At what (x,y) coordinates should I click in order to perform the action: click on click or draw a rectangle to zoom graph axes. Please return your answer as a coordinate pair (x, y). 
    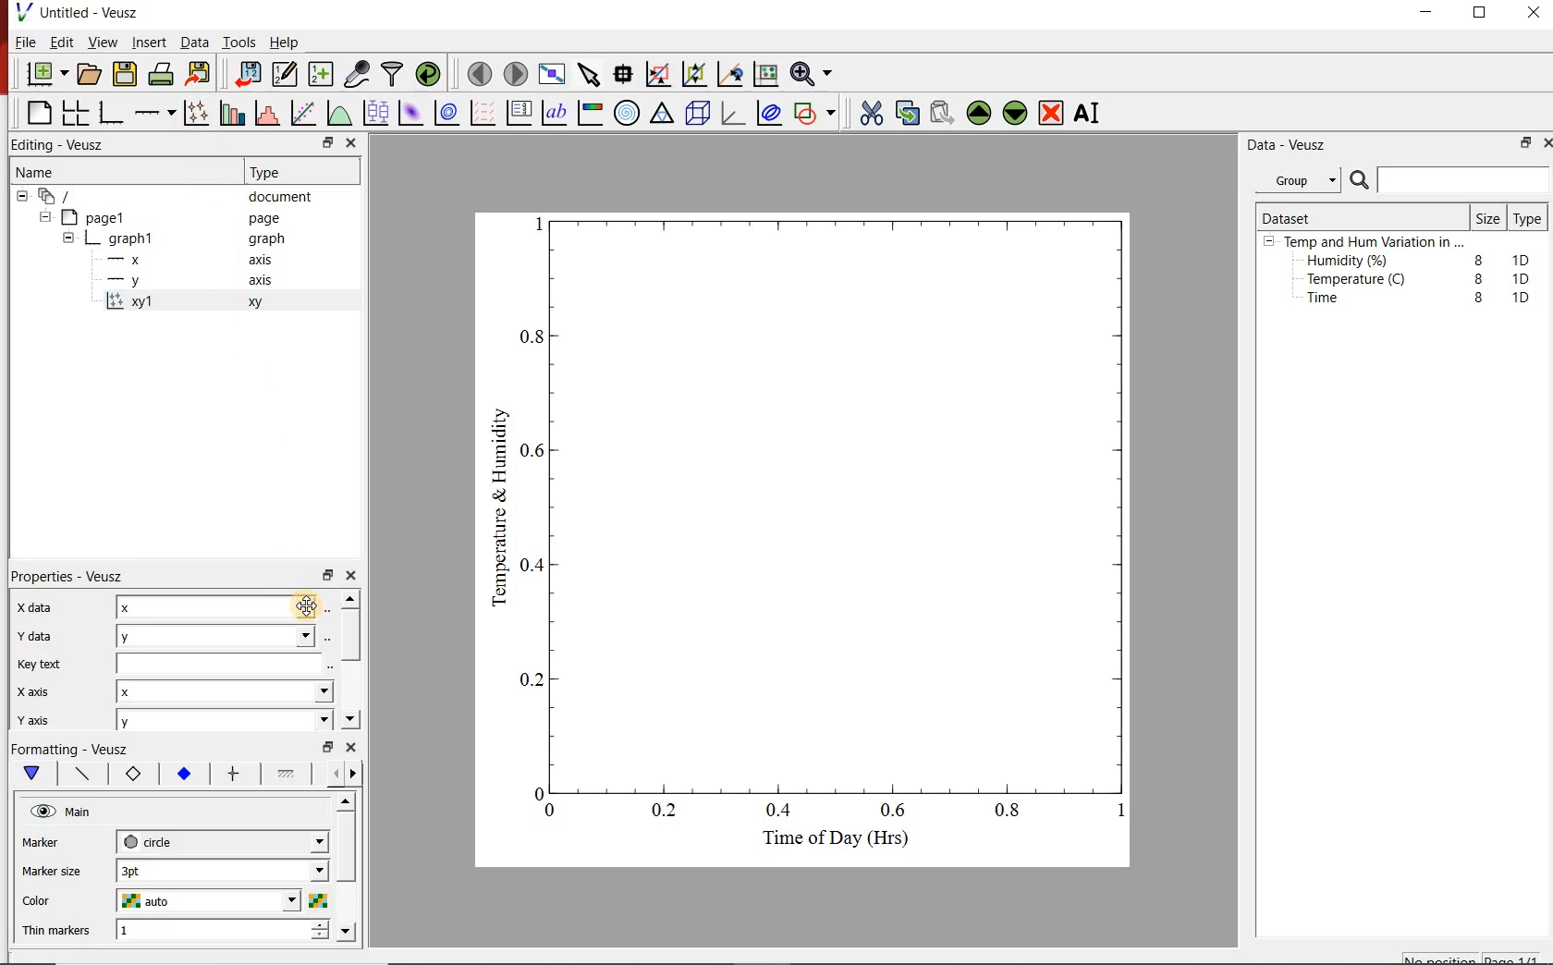
    Looking at the image, I should click on (661, 75).